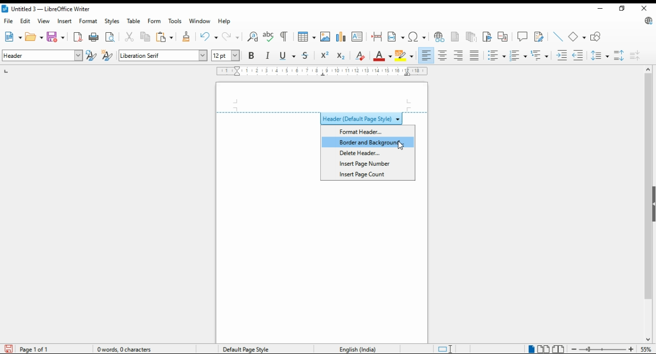  What do you see at coordinates (369, 174) in the screenshot?
I see `insert page count` at bounding box center [369, 174].